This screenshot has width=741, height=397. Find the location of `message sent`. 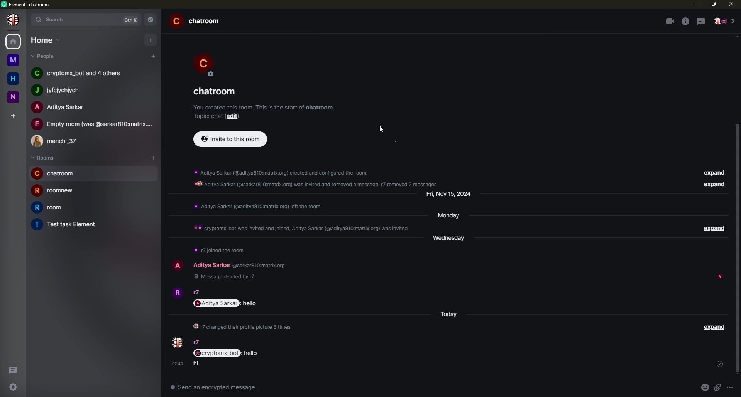

message sent is located at coordinates (196, 364).